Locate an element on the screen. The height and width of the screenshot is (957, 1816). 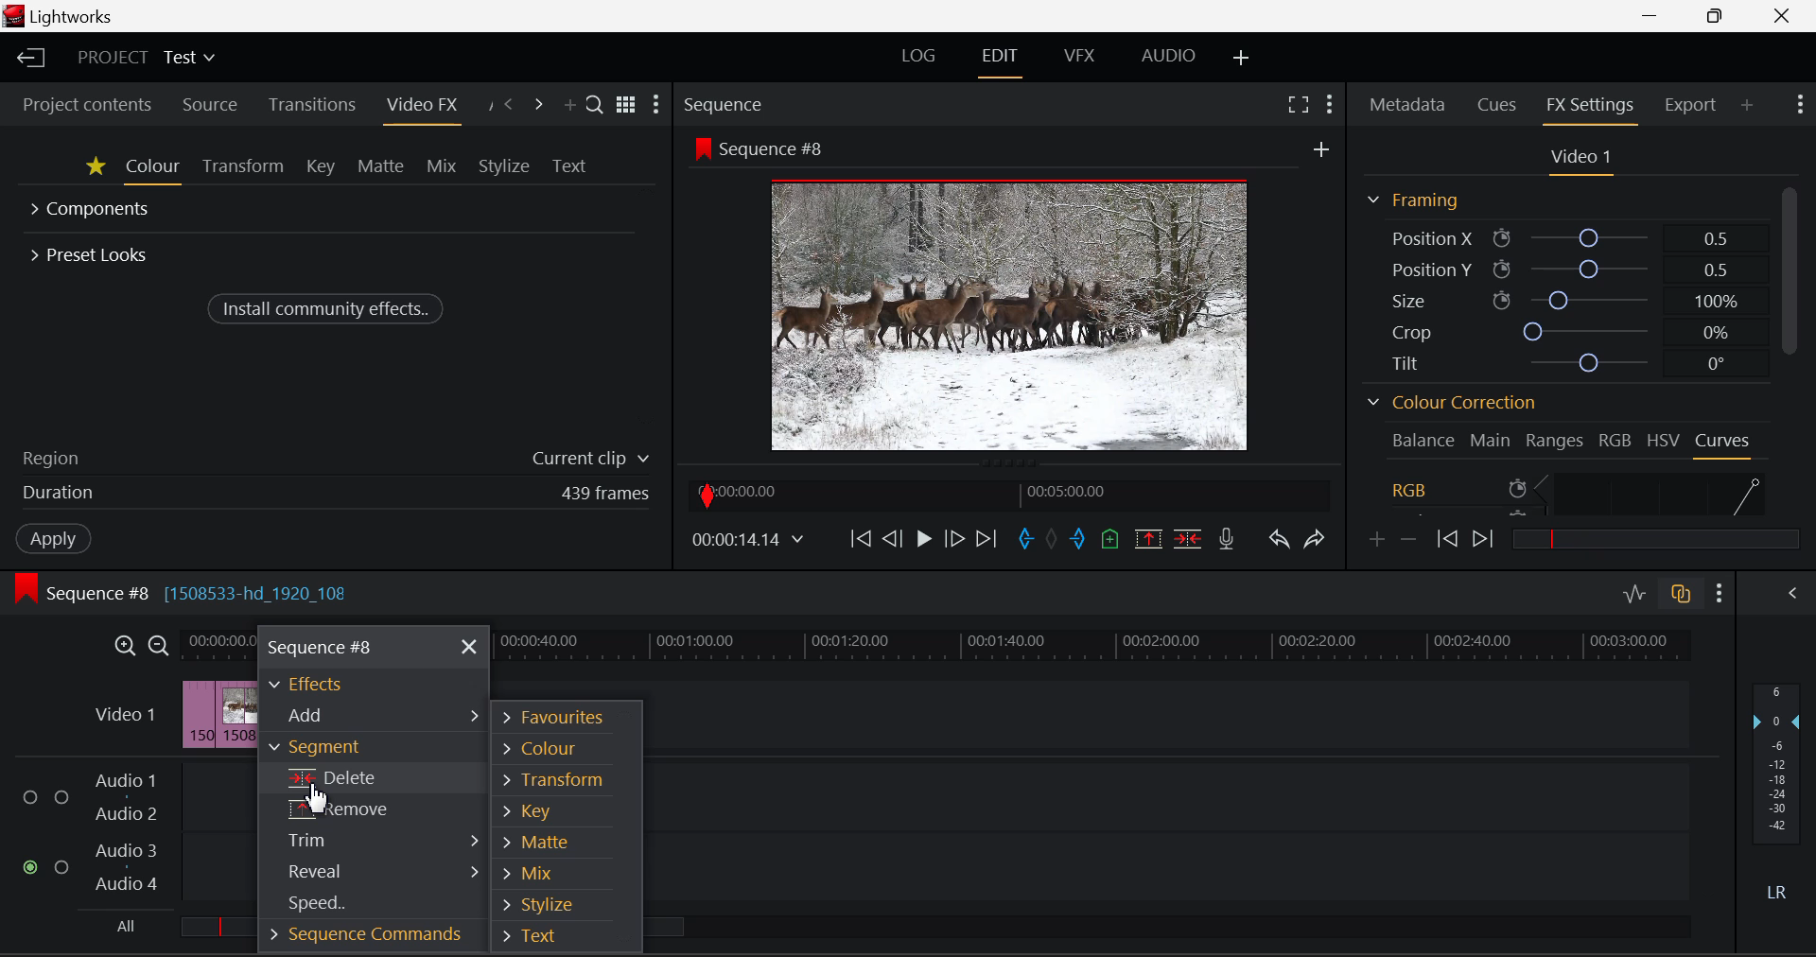
Favorites is located at coordinates (95, 169).